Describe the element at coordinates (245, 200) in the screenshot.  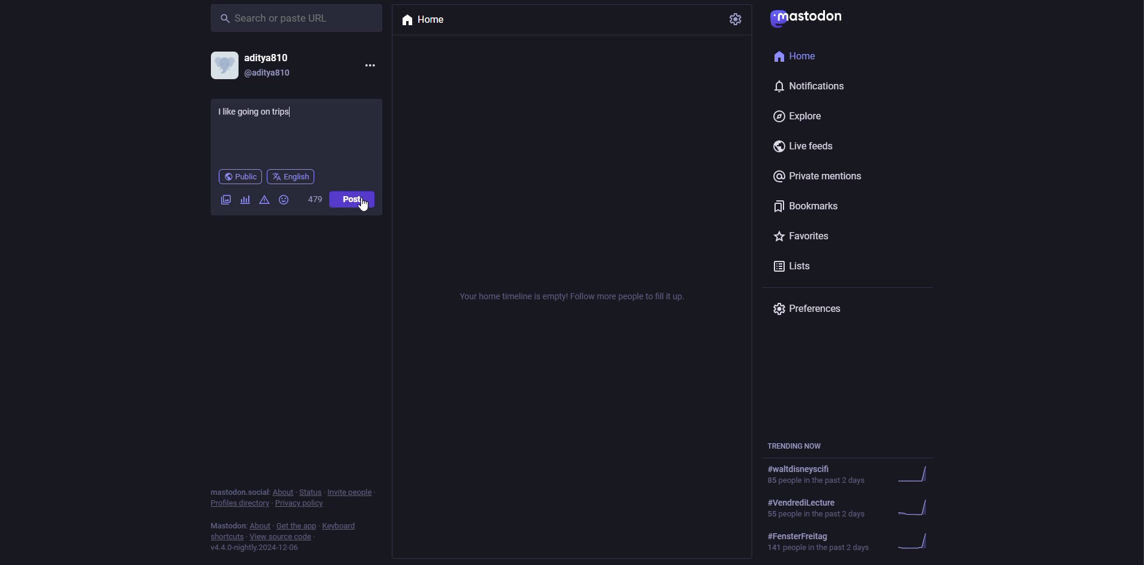
I see `polls` at that location.